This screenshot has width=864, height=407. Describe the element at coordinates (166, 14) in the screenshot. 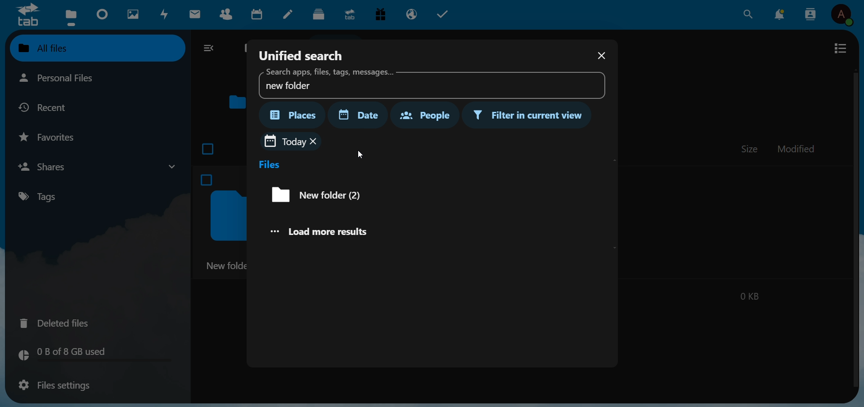

I see `activity` at that location.